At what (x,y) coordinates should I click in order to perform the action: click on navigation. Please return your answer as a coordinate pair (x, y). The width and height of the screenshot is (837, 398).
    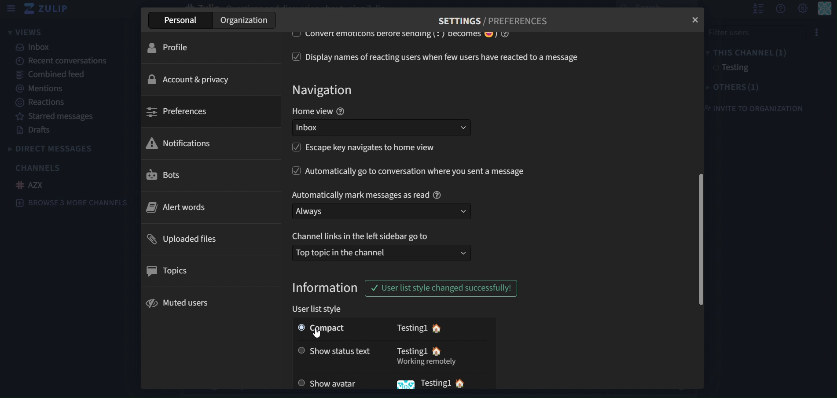
    Looking at the image, I should click on (325, 91).